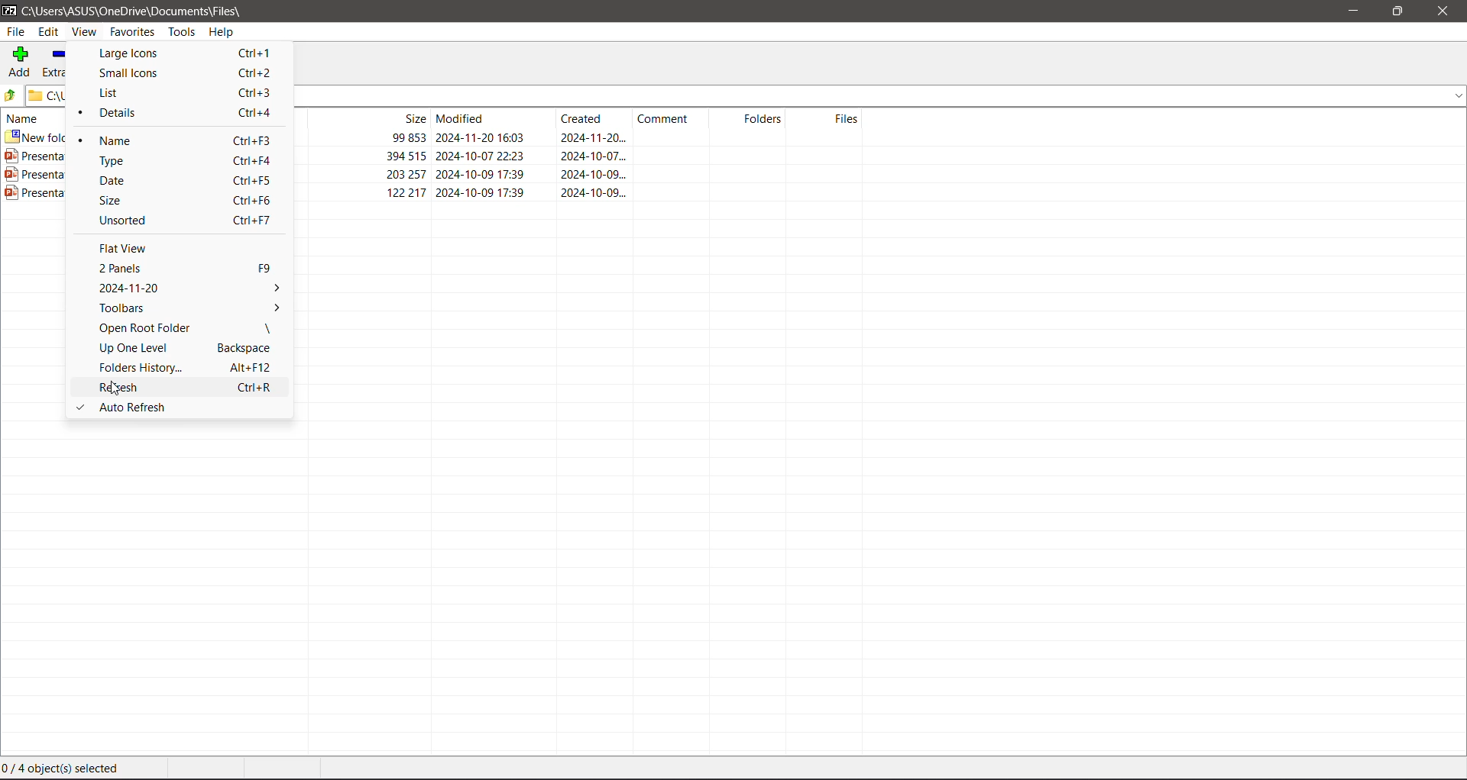 Image resolution: width=1467 pixels, height=780 pixels. What do you see at coordinates (144, 348) in the screenshot?
I see `Up One Level` at bounding box center [144, 348].